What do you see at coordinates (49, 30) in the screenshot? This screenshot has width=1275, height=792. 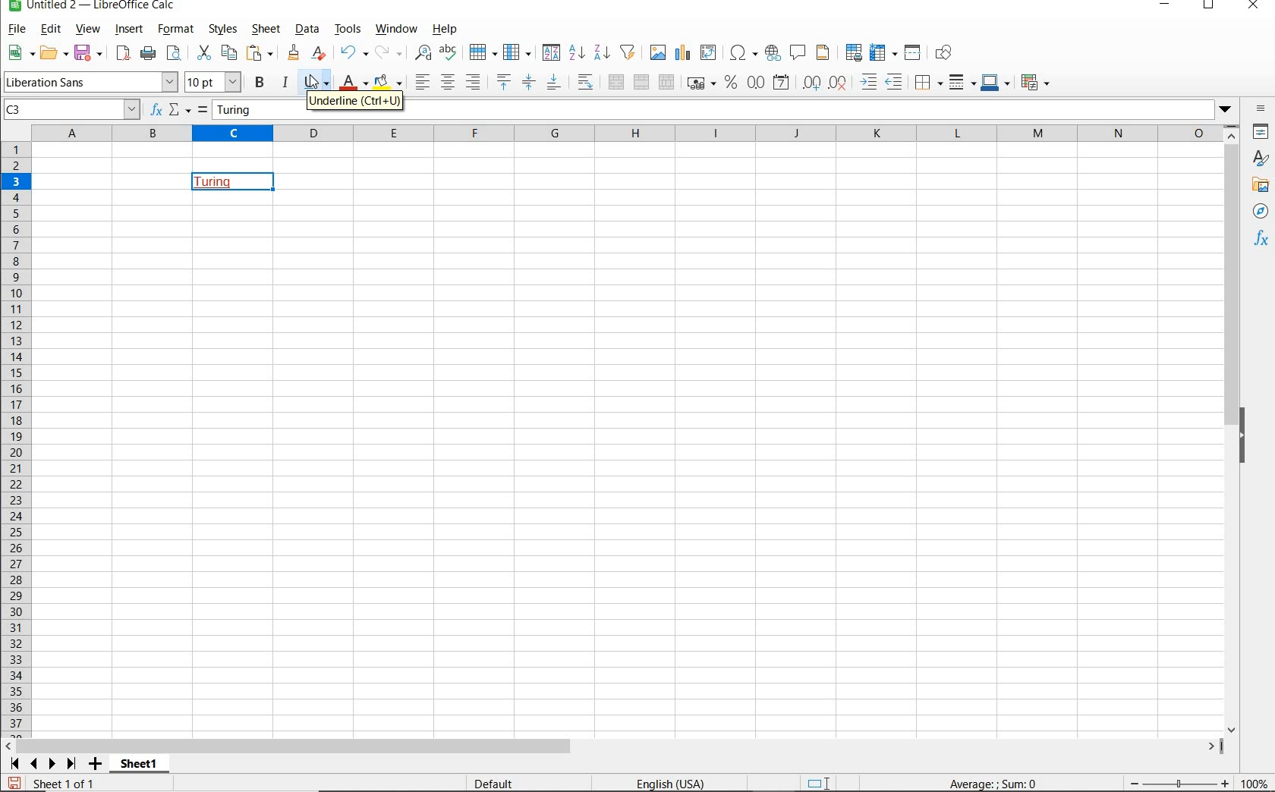 I see `EDIT` at bounding box center [49, 30].